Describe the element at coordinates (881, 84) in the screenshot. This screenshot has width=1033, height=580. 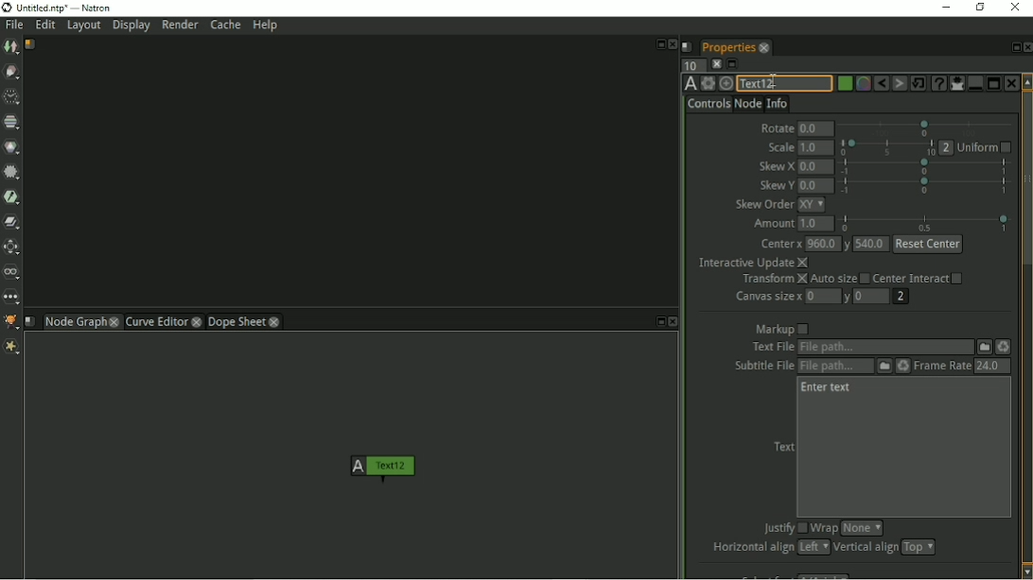
I see `Undo` at that location.